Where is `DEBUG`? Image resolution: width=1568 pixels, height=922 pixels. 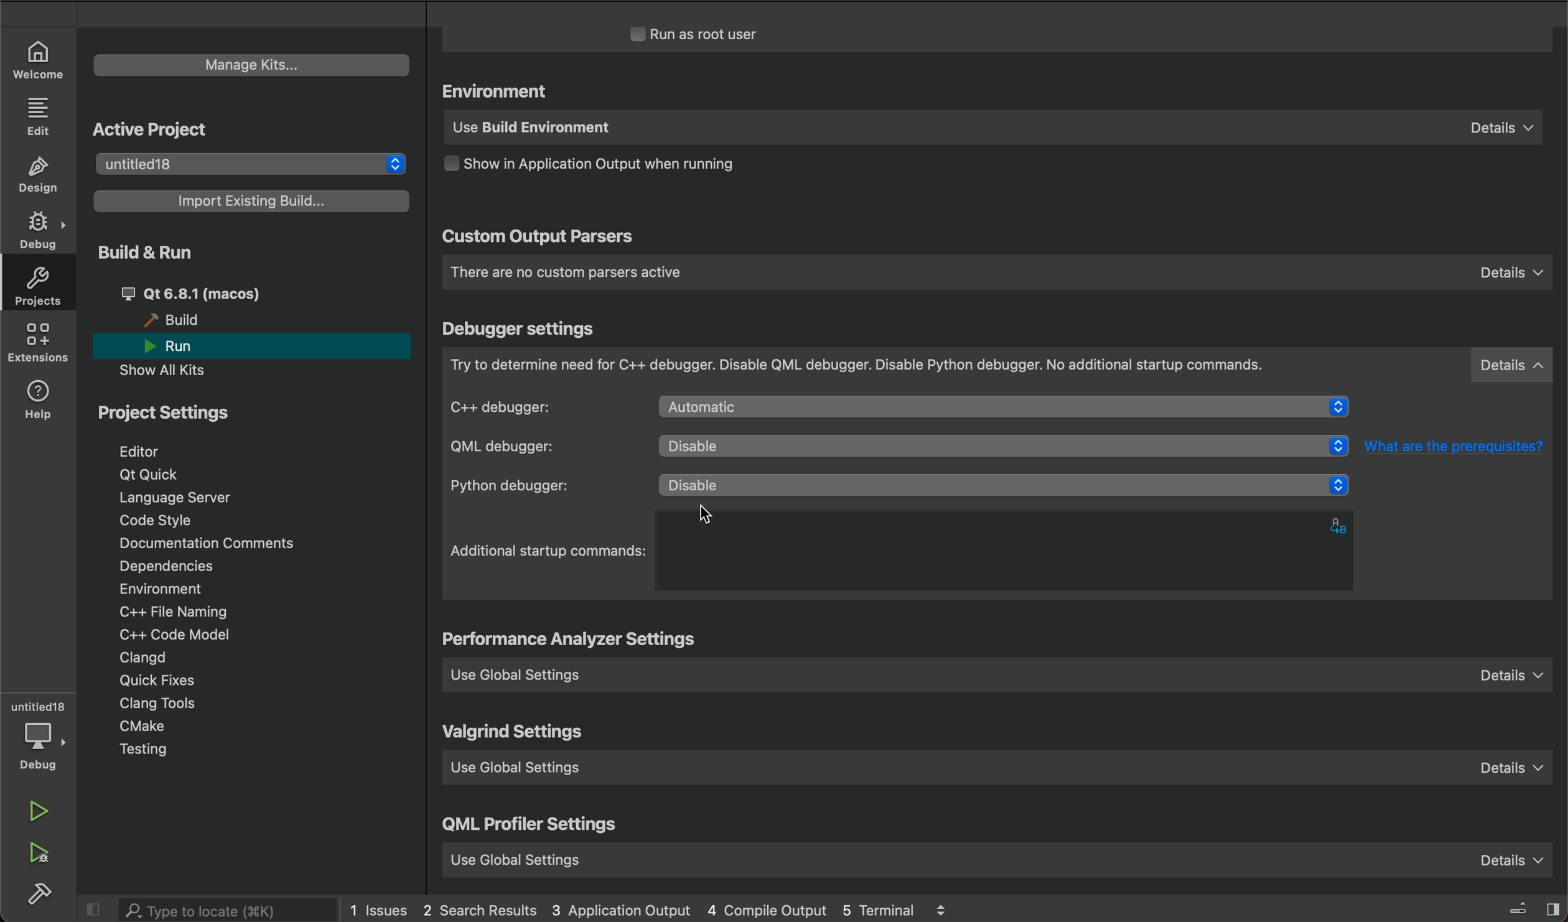 DEBUG is located at coordinates (40, 231).